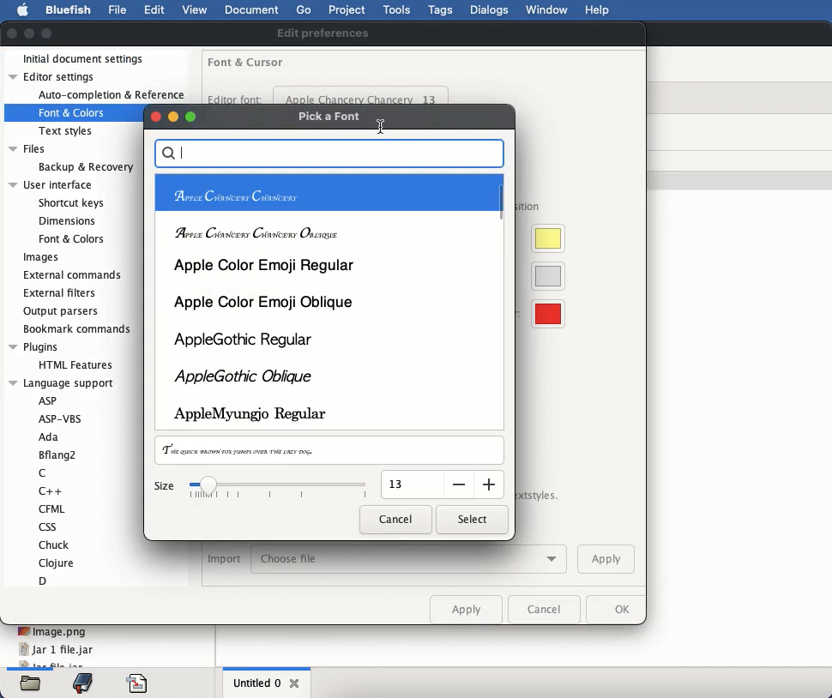 This screenshot has height=698, width=832. I want to click on apple color emoji oblique, so click(261, 302).